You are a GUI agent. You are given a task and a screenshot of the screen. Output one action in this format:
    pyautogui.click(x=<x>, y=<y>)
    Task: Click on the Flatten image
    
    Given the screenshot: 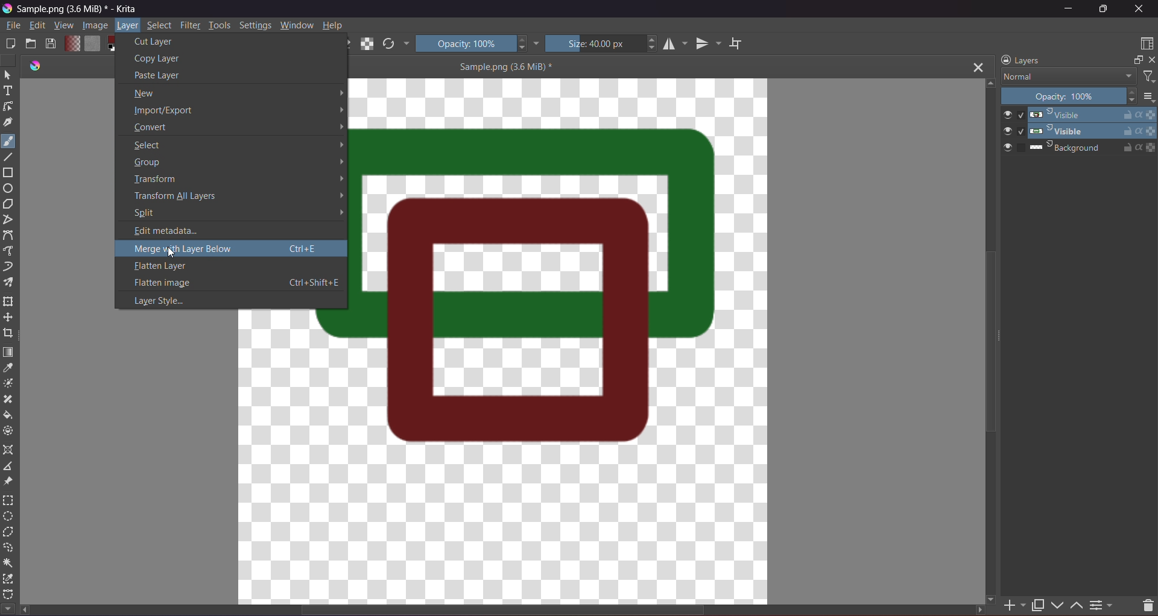 What is the action you would take?
    pyautogui.click(x=232, y=283)
    